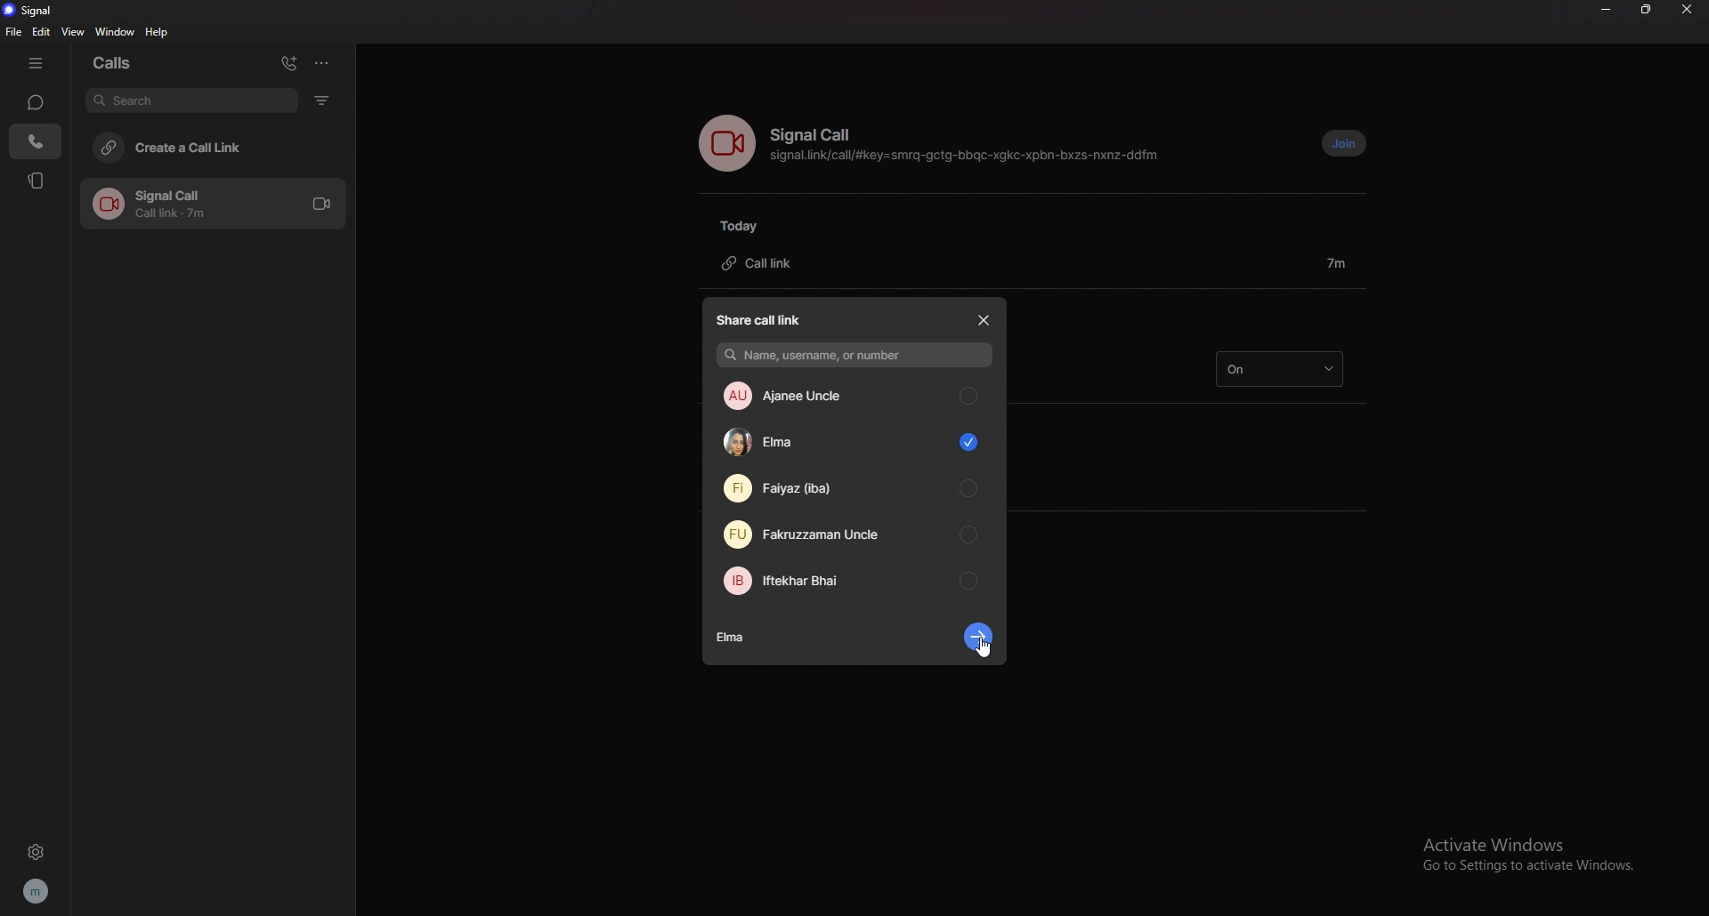  What do you see at coordinates (35, 892) in the screenshot?
I see `profile` at bounding box center [35, 892].